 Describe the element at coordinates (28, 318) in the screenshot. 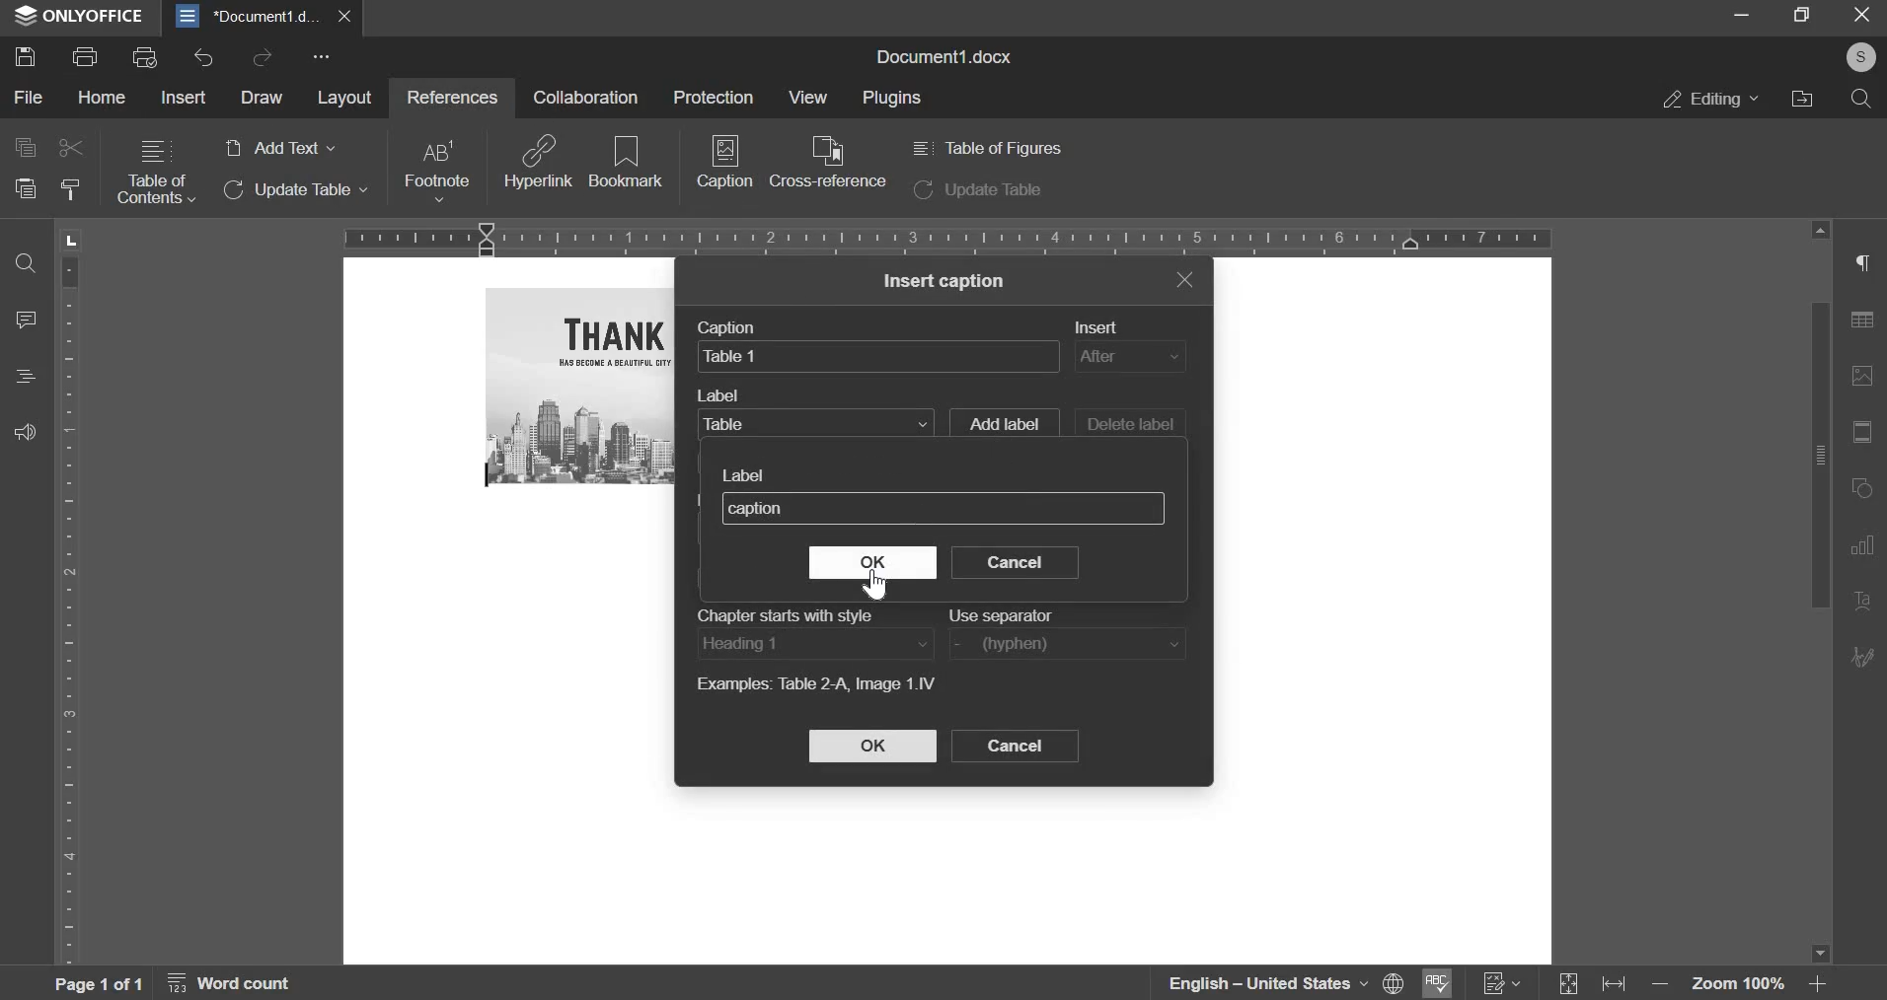

I see `comment` at that location.